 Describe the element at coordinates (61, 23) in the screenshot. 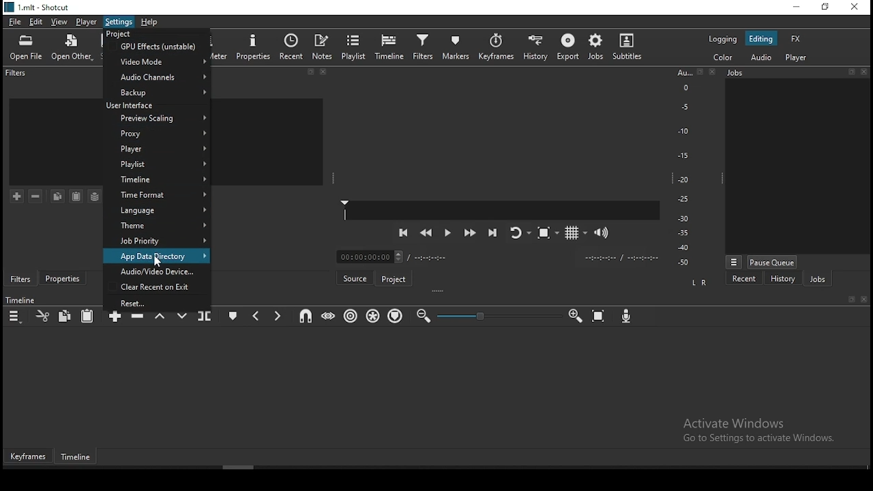

I see `view` at that location.